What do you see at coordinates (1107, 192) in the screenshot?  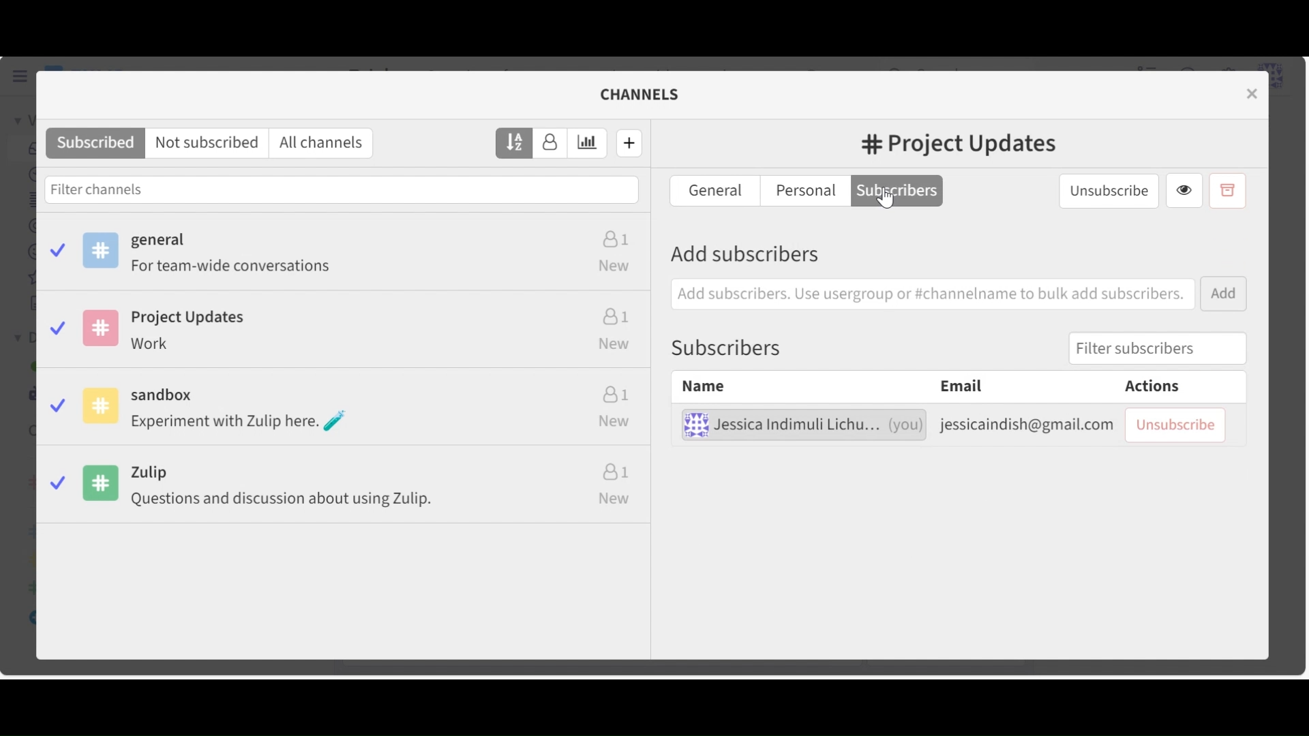 I see `Unsubscribe` at bounding box center [1107, 192].